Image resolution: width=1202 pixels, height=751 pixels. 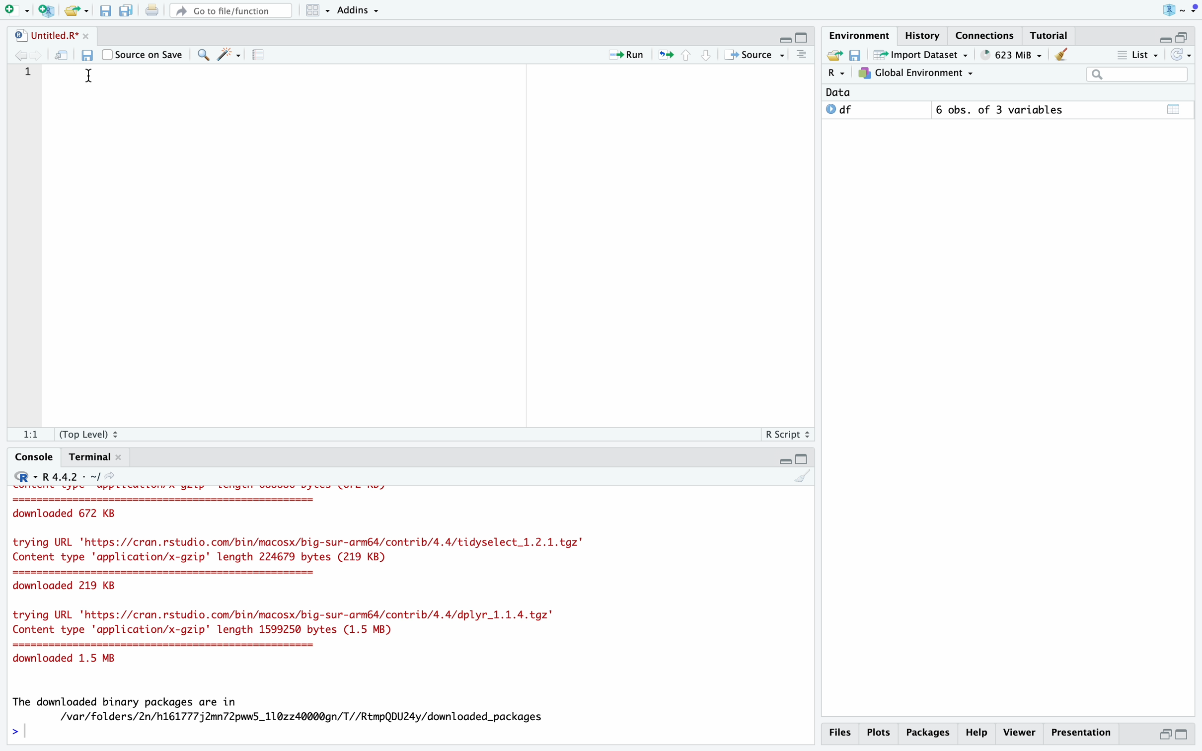 I want to click on Packages, so click(x=929, y=733).